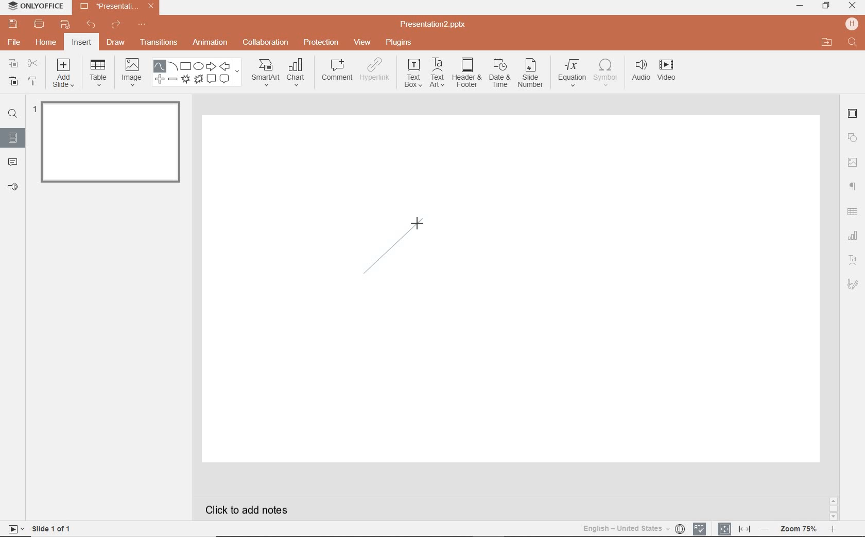 This screenshot has width=865, height=537. Describe the element at coordinates (853, 138) in the screenshot. I see `SHAPE SETTINGS` at that location.